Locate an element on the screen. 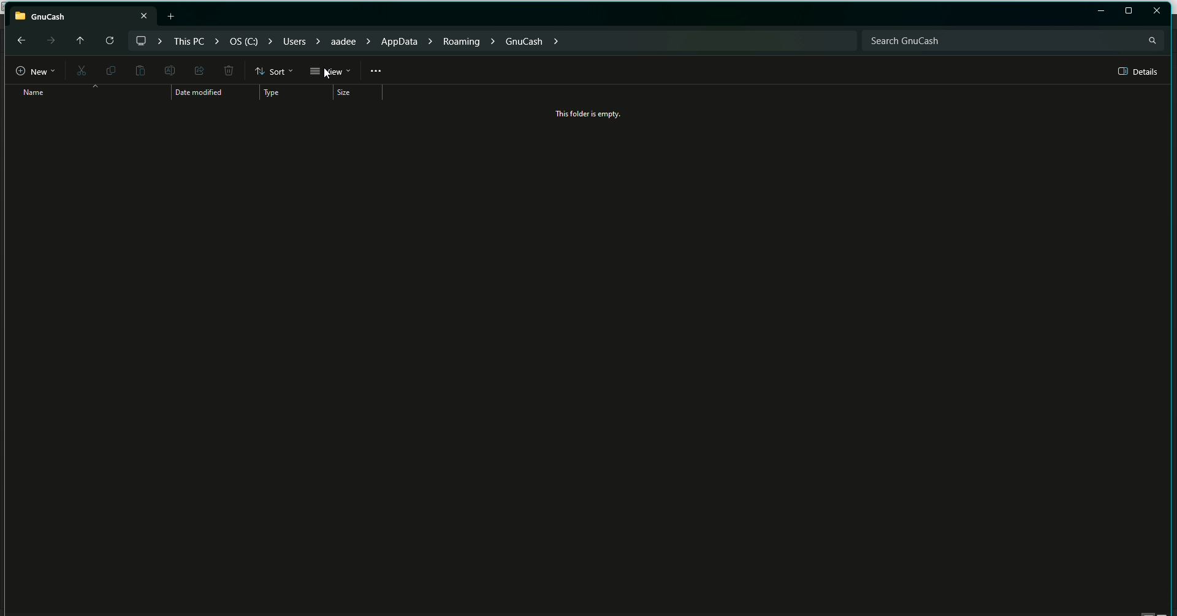  Move up is located at coordinates (77, 39).